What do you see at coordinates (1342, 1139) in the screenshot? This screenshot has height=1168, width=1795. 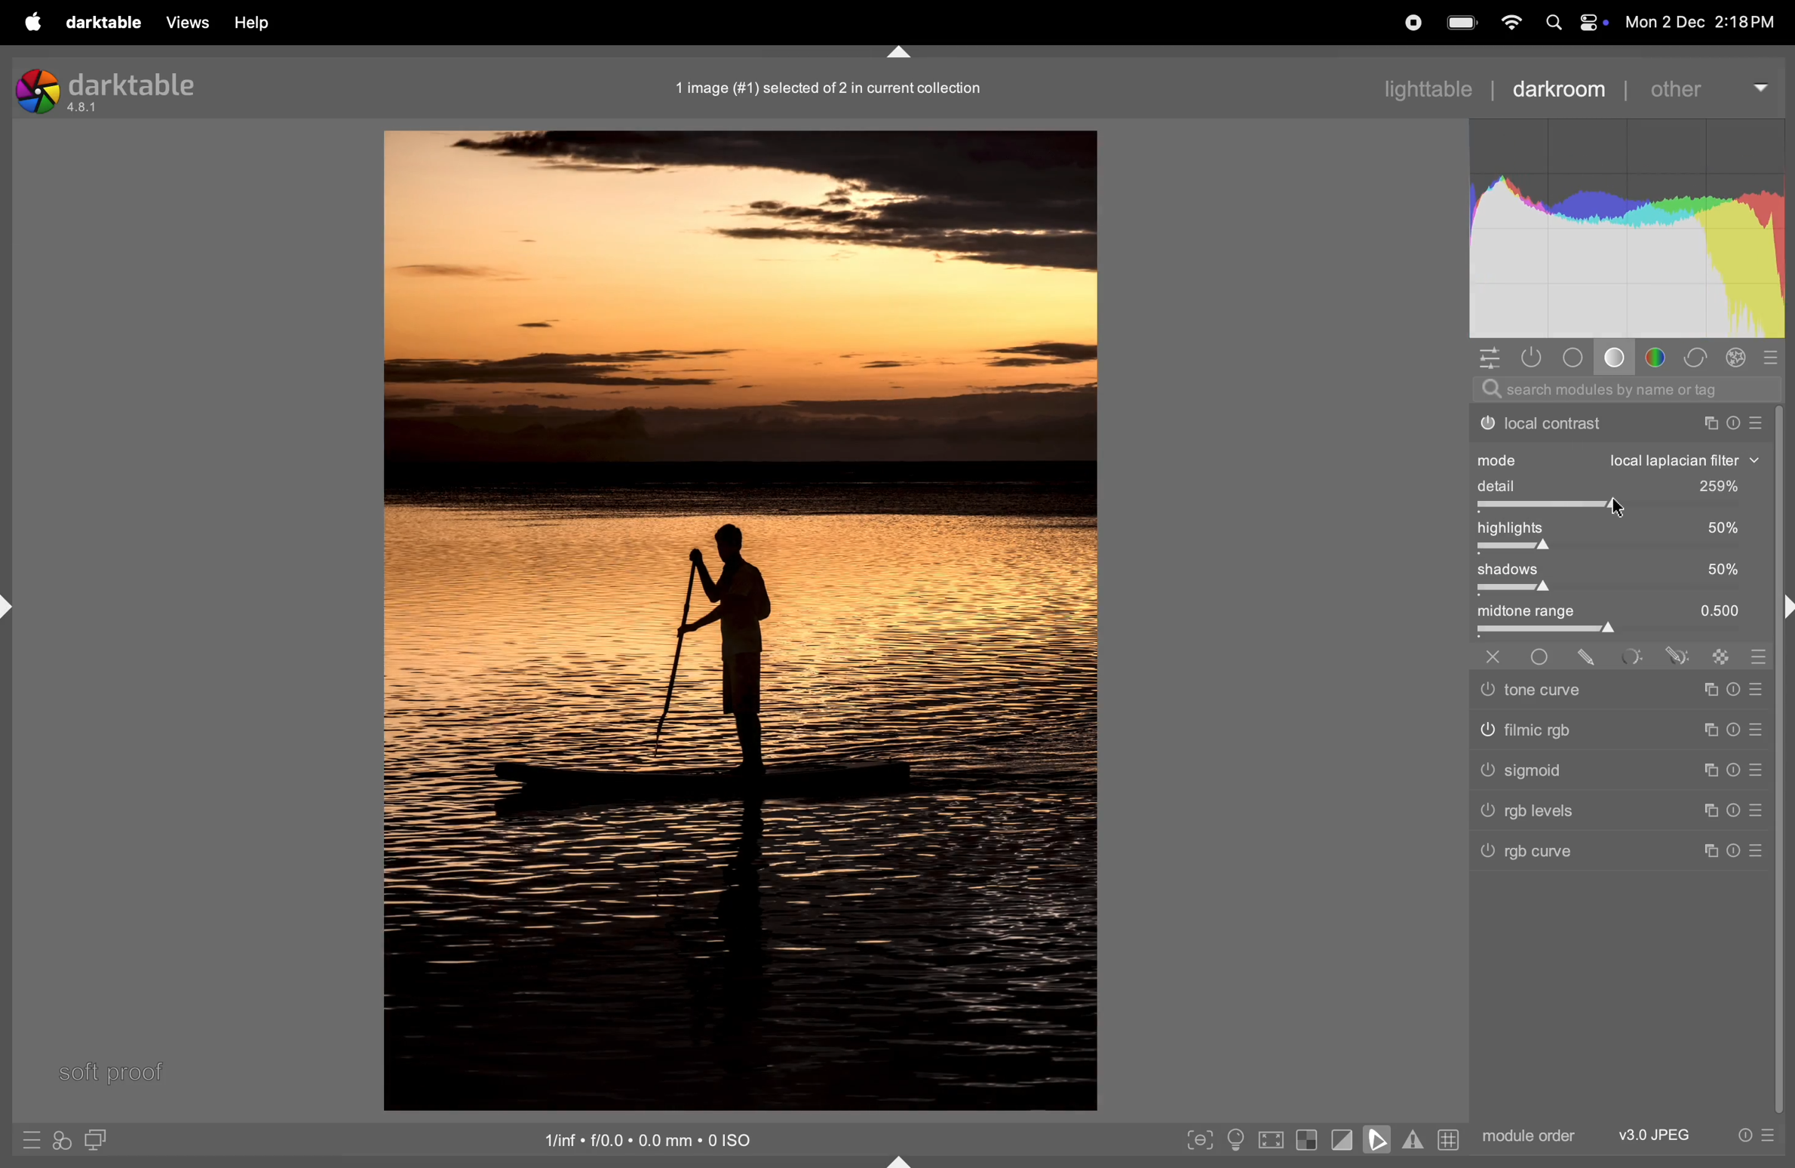 I see `toggle clipping indication` at bounding box center [1342, 1139].